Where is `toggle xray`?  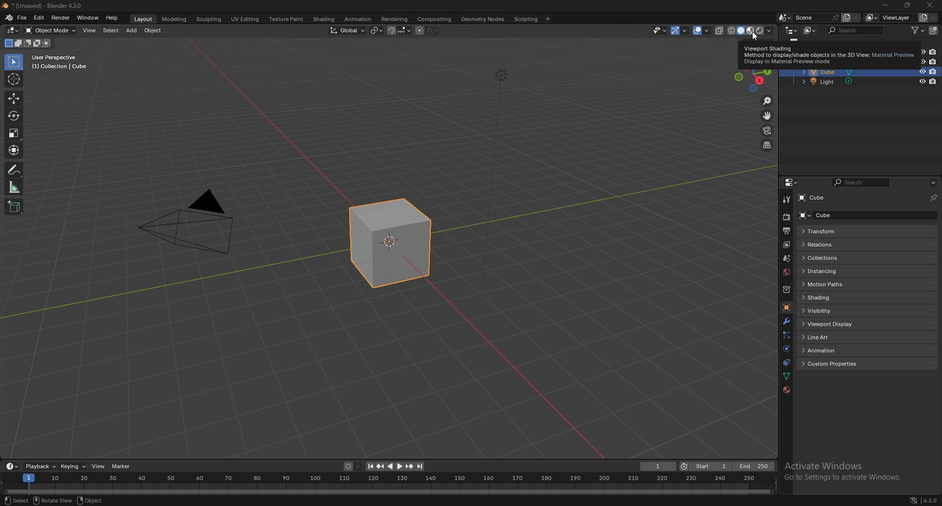
toggle xray is located at coordinates (720, 30).